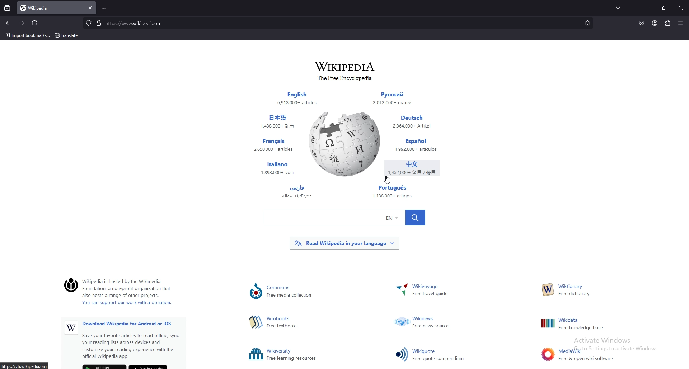 The height and width of the screenshot is (369, 689). Describe the element at coordinates (49, 9) in the screenshot. I see `tab` at that location.